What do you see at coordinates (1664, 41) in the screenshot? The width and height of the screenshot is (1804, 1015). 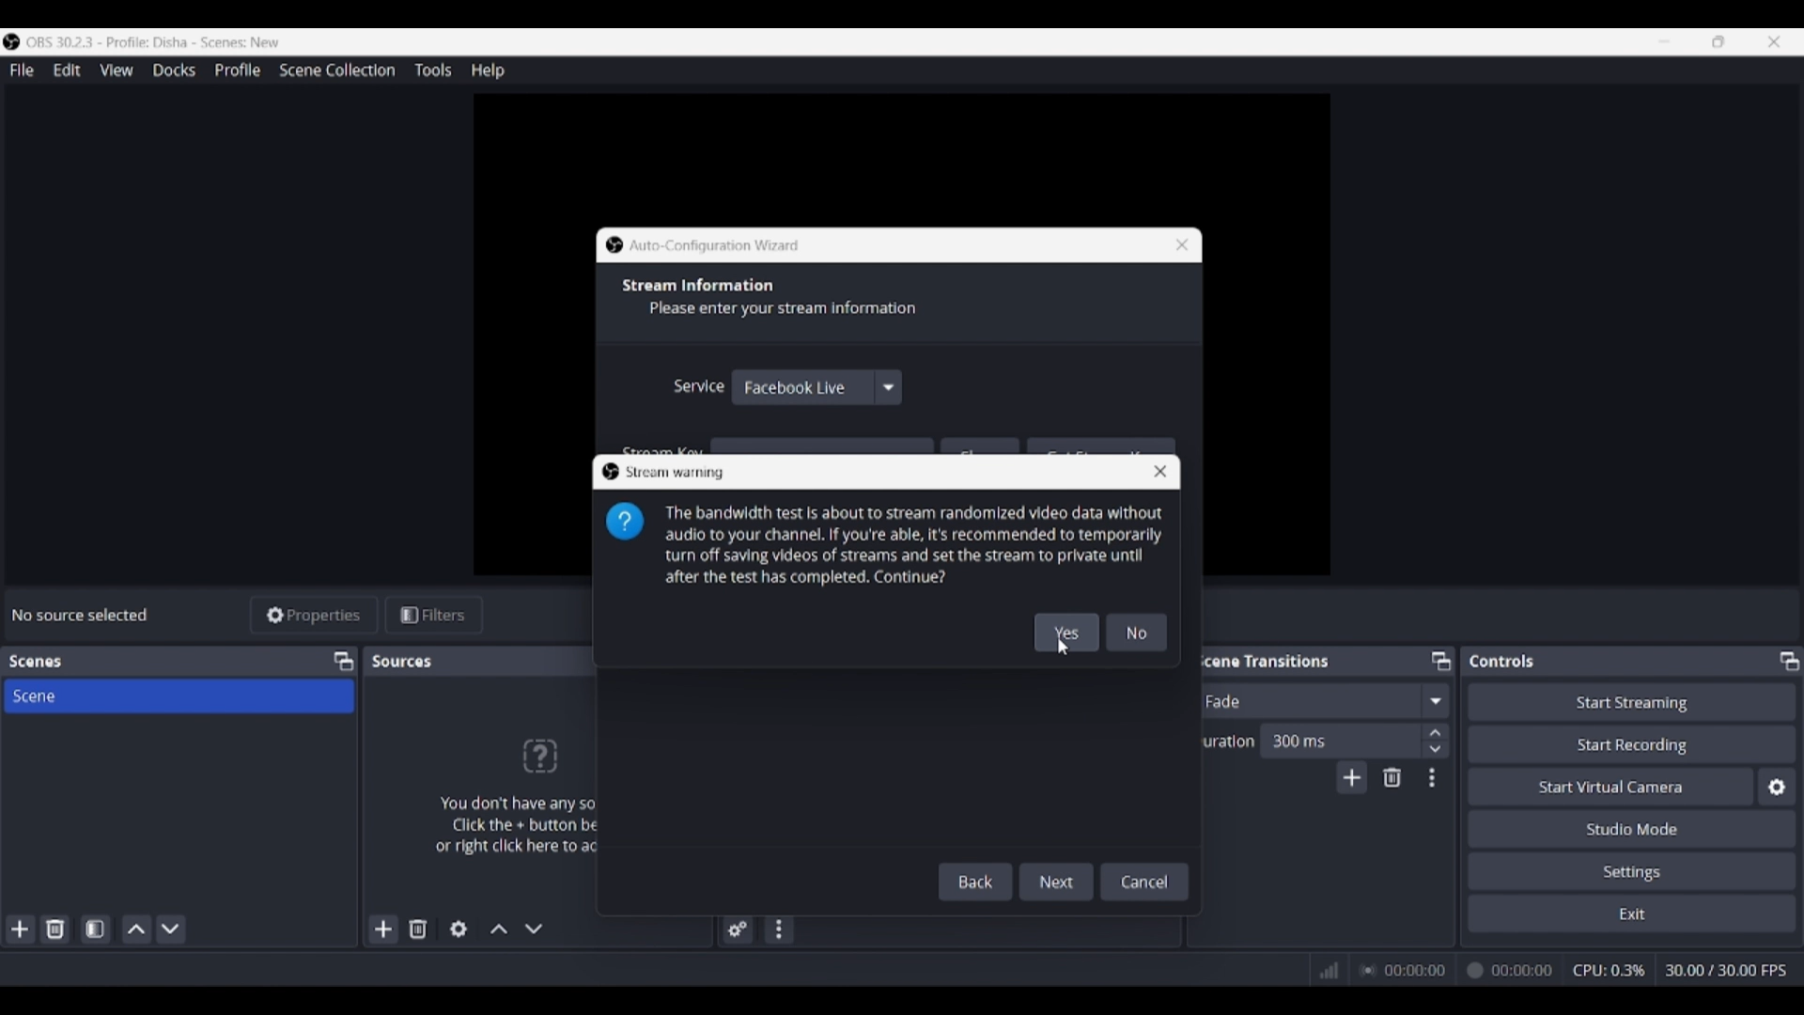 I see `Minimize` at bounding box center [1664, 41].